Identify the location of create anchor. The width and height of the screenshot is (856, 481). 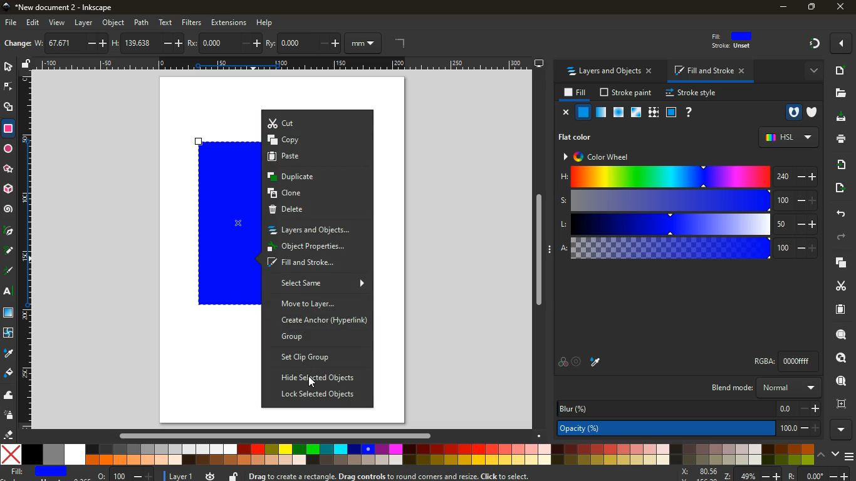
(323, 319).